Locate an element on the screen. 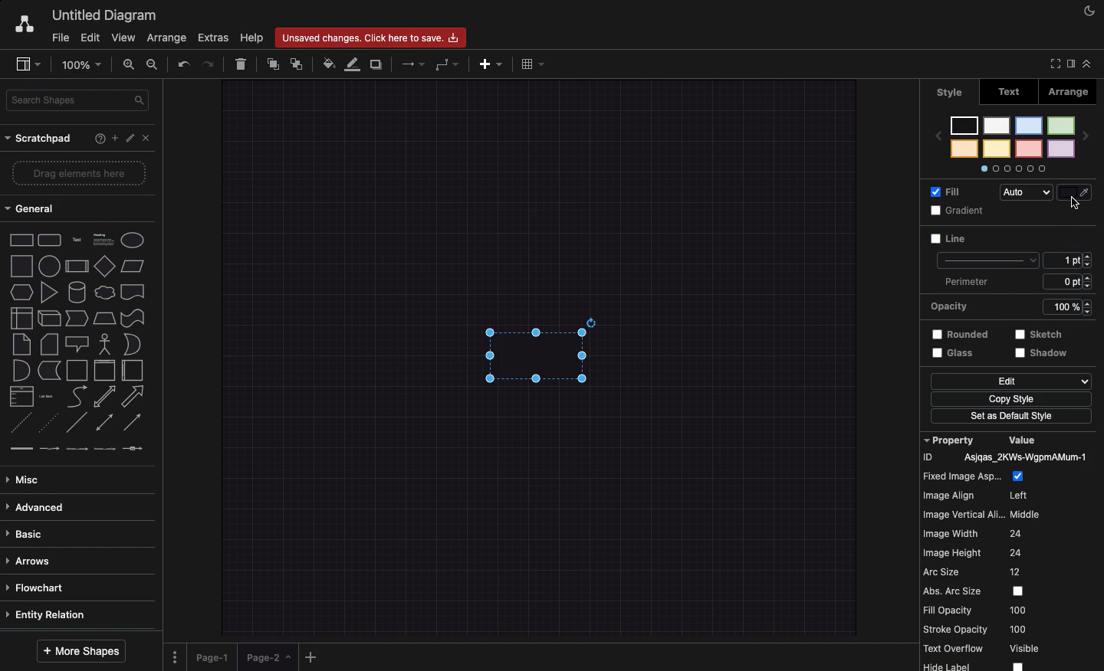  Glass is located at coordinates (957, 354).